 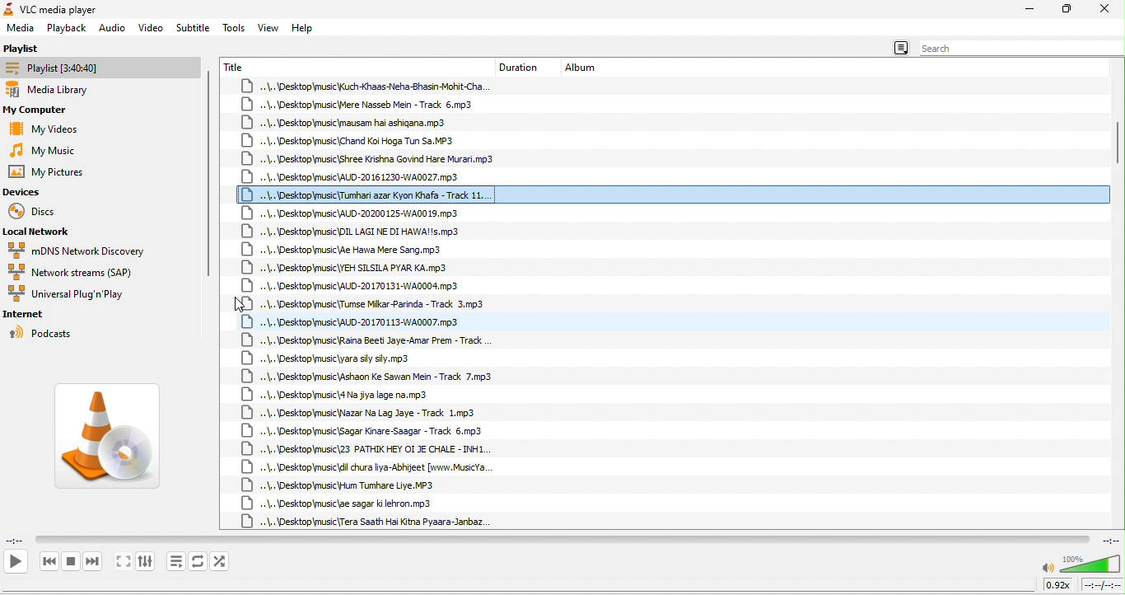 I want to click on video playback, so click(x=562, y=539).